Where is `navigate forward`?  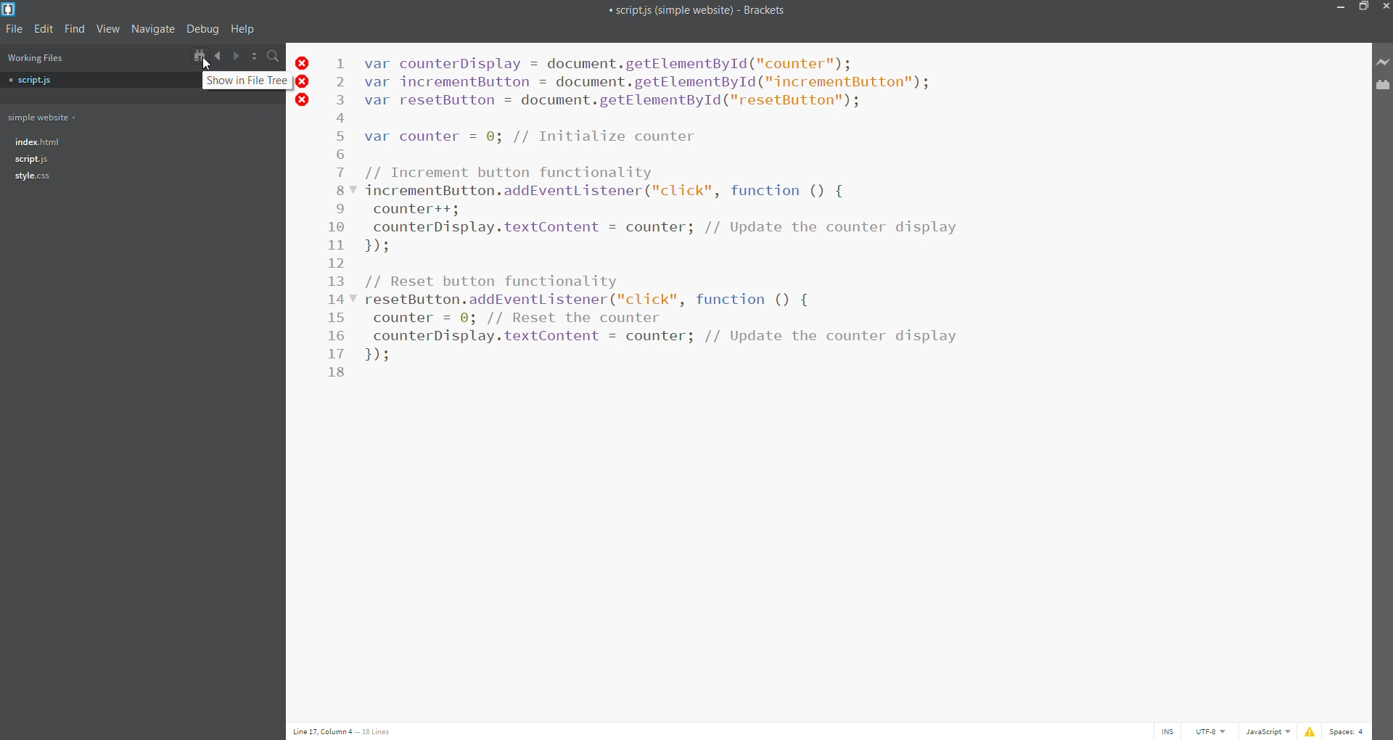 navigate forward is located at coordinates (236, 55).